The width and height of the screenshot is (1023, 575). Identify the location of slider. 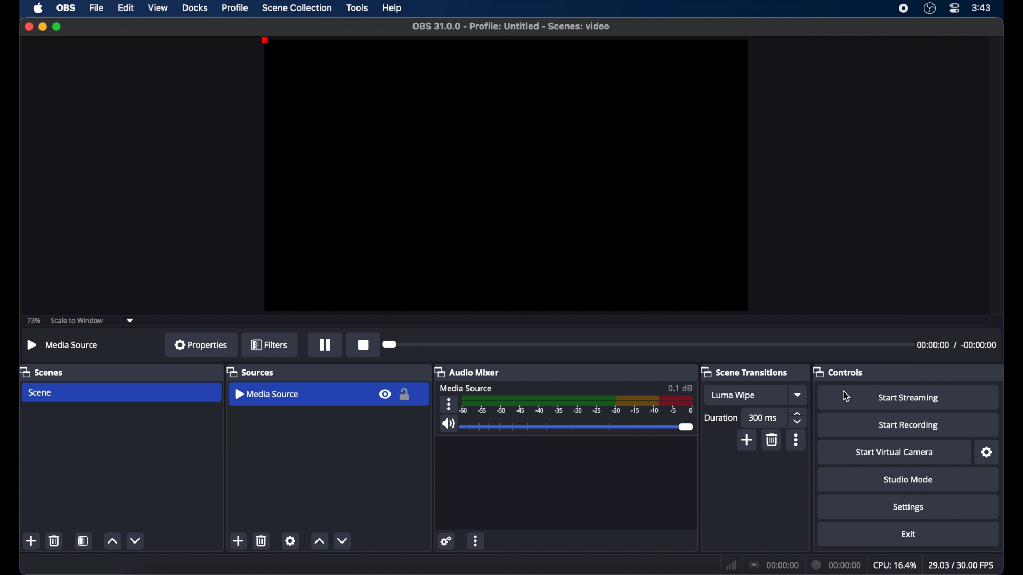
(582, 428).